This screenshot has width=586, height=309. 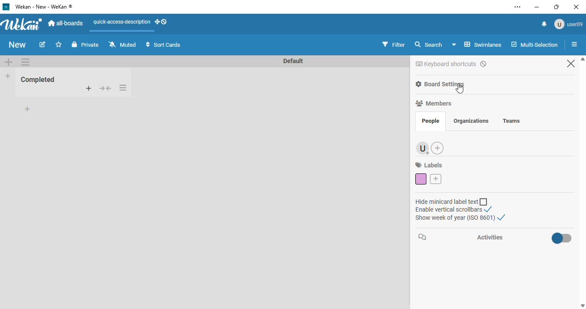 I want to click on maximize, so click(x=557, y=6).